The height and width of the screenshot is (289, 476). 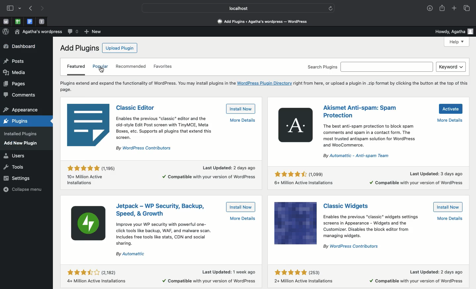 What do you see at coordinates (102, 70) in the screenshot?
I see `click` at bounding box center [102, 70].